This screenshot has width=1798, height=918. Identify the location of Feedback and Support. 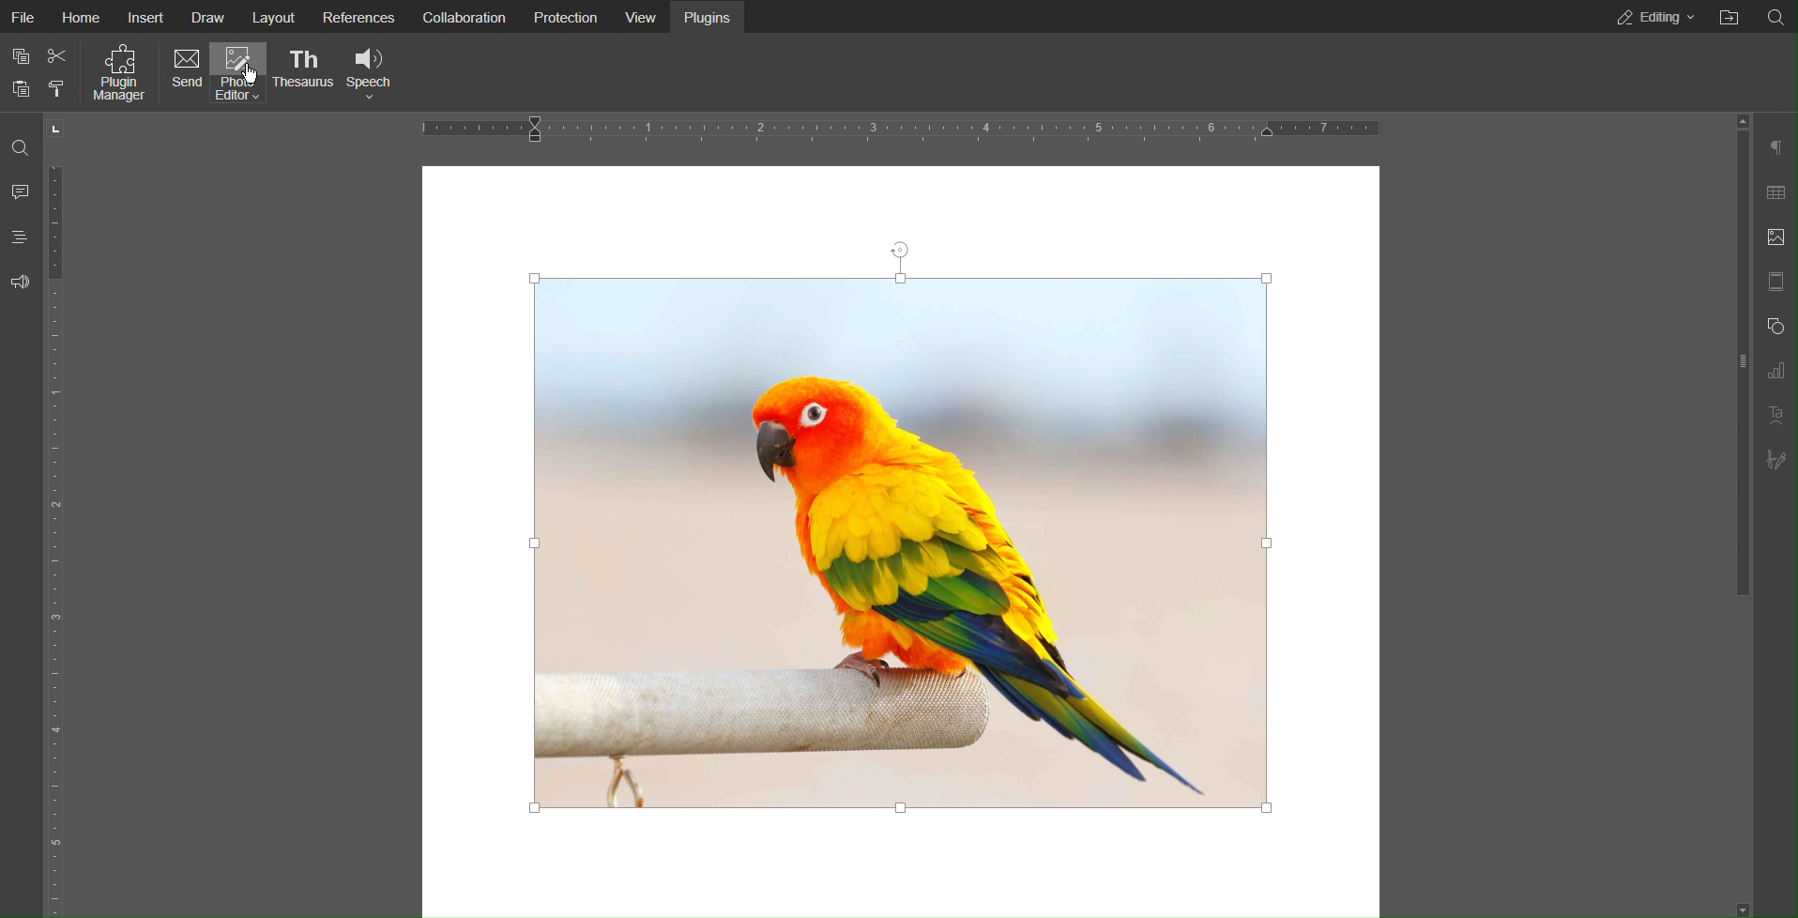
(21, 282).